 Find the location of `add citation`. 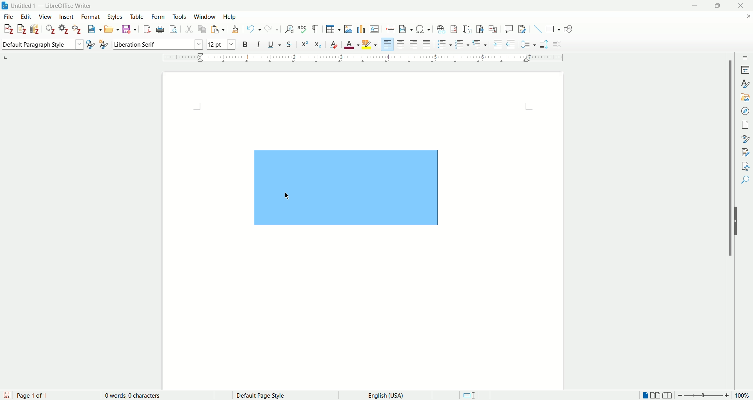

add citation is located at coordinates (7, 29).